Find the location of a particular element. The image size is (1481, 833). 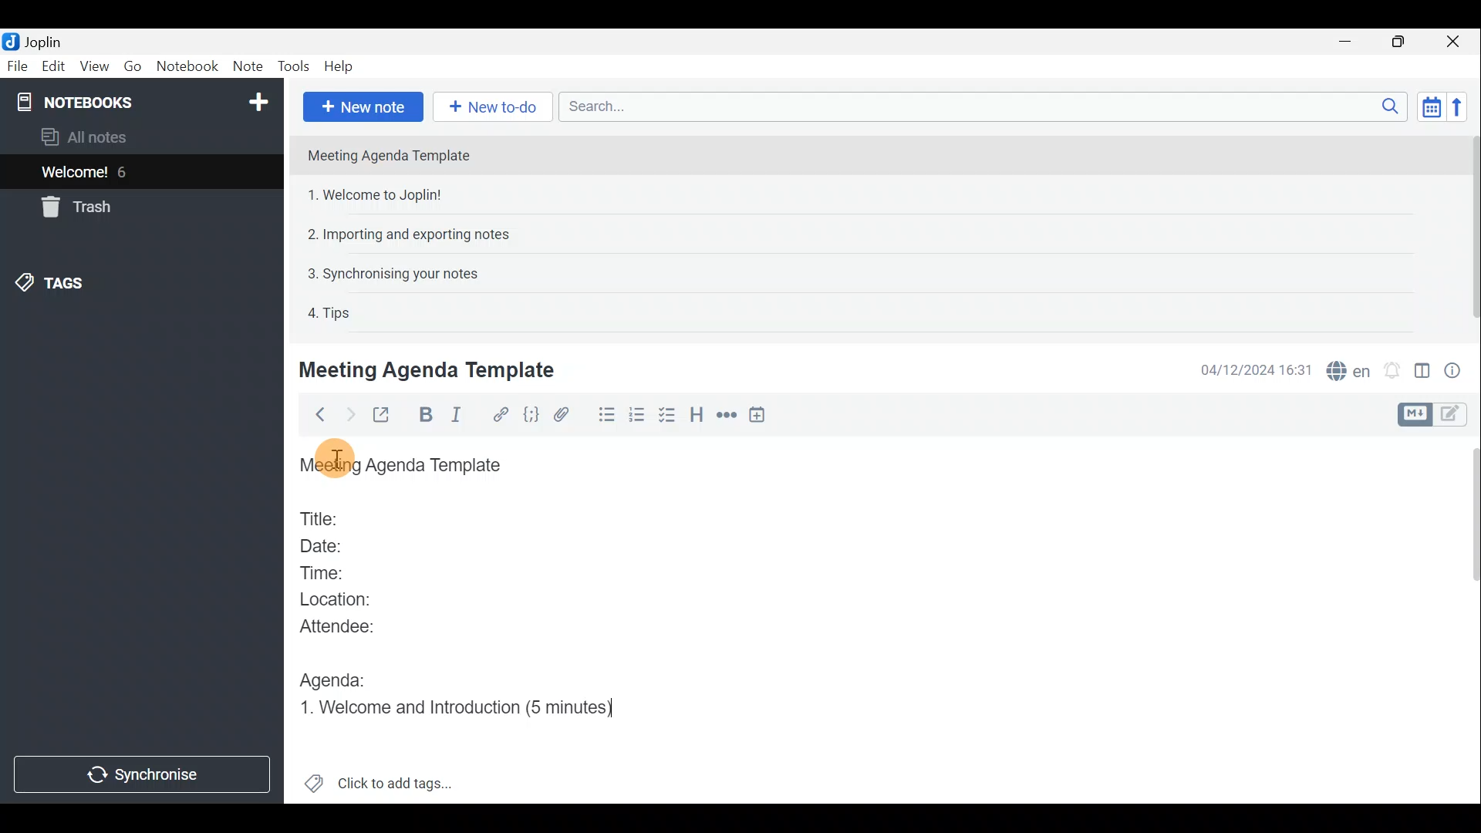

Joplin is located at coordinates (42, 41).